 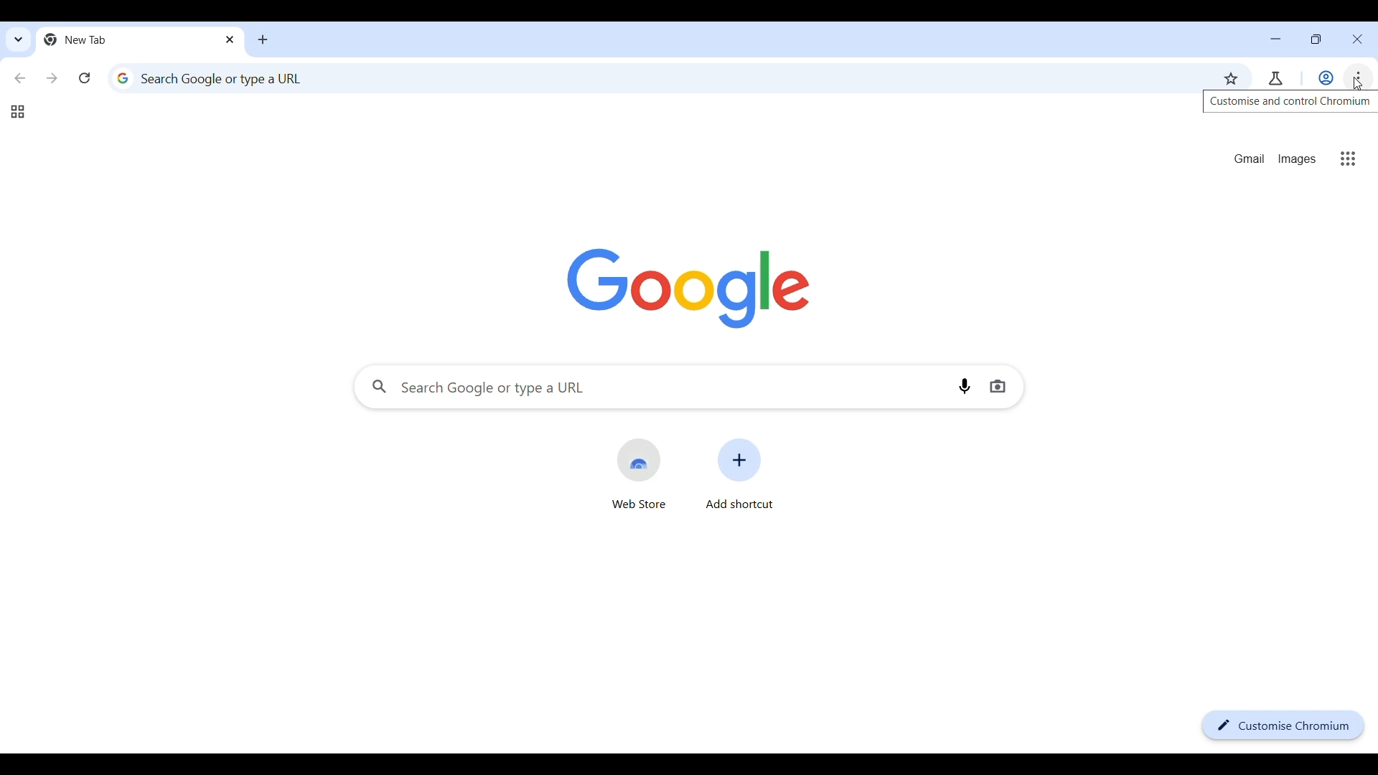 What do you see at coordinates (646, 387) in the screenshot?
I see `Search Google or enter web link` at bounding box center [646, 387].